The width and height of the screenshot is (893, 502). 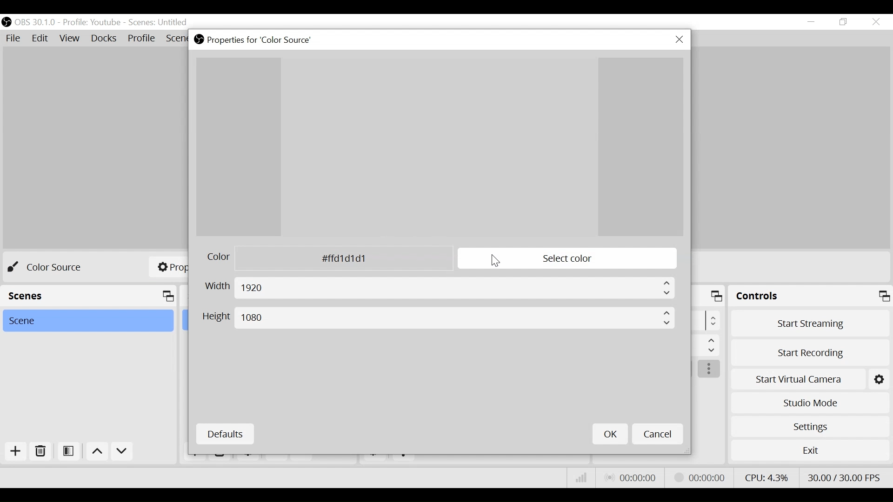 What do you see at coordinates (438, 288) in the screenshot?
I see `Width` at bounding box center [438, 288].